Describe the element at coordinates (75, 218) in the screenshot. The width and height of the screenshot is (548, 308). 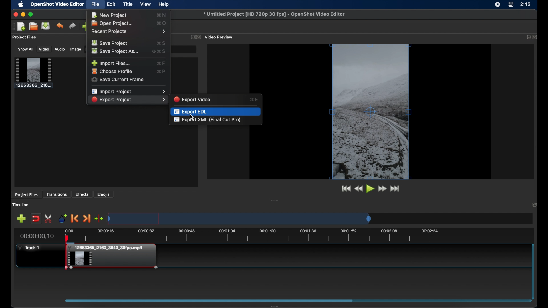
I see `previous marker` at that location.